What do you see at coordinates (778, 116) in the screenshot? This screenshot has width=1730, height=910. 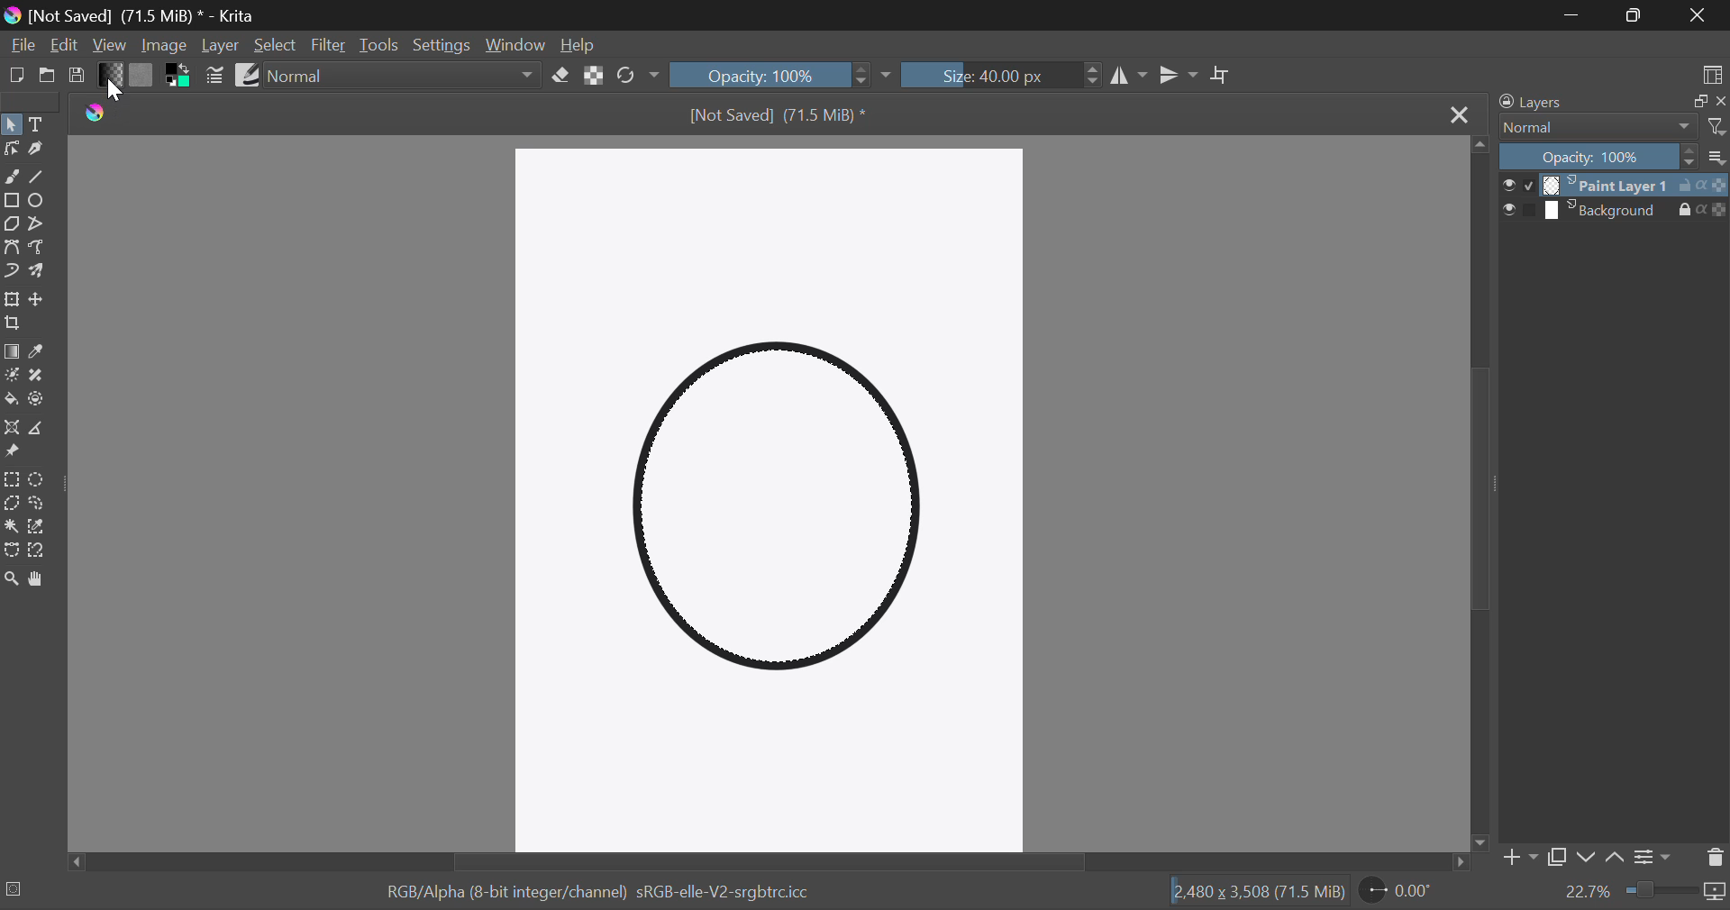 I see `[Not Saved] (71.5 MiB) *` at bounding box center [778, 116].